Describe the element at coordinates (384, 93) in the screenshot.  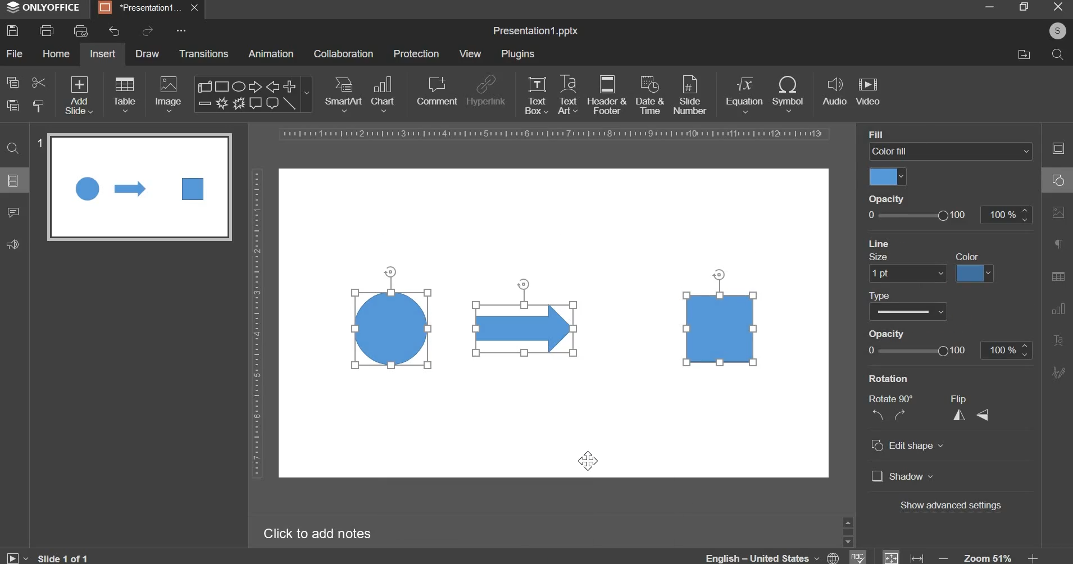
I see `chart` at that location.